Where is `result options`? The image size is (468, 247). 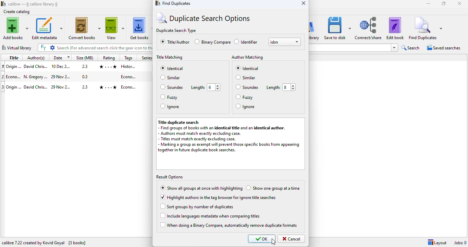 result options is located at coordinates (170, 177).